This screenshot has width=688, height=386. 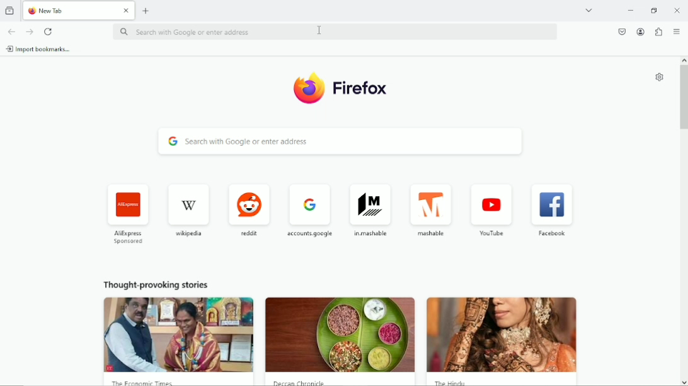 I want to click on extensions, so click(x=660, y=31).